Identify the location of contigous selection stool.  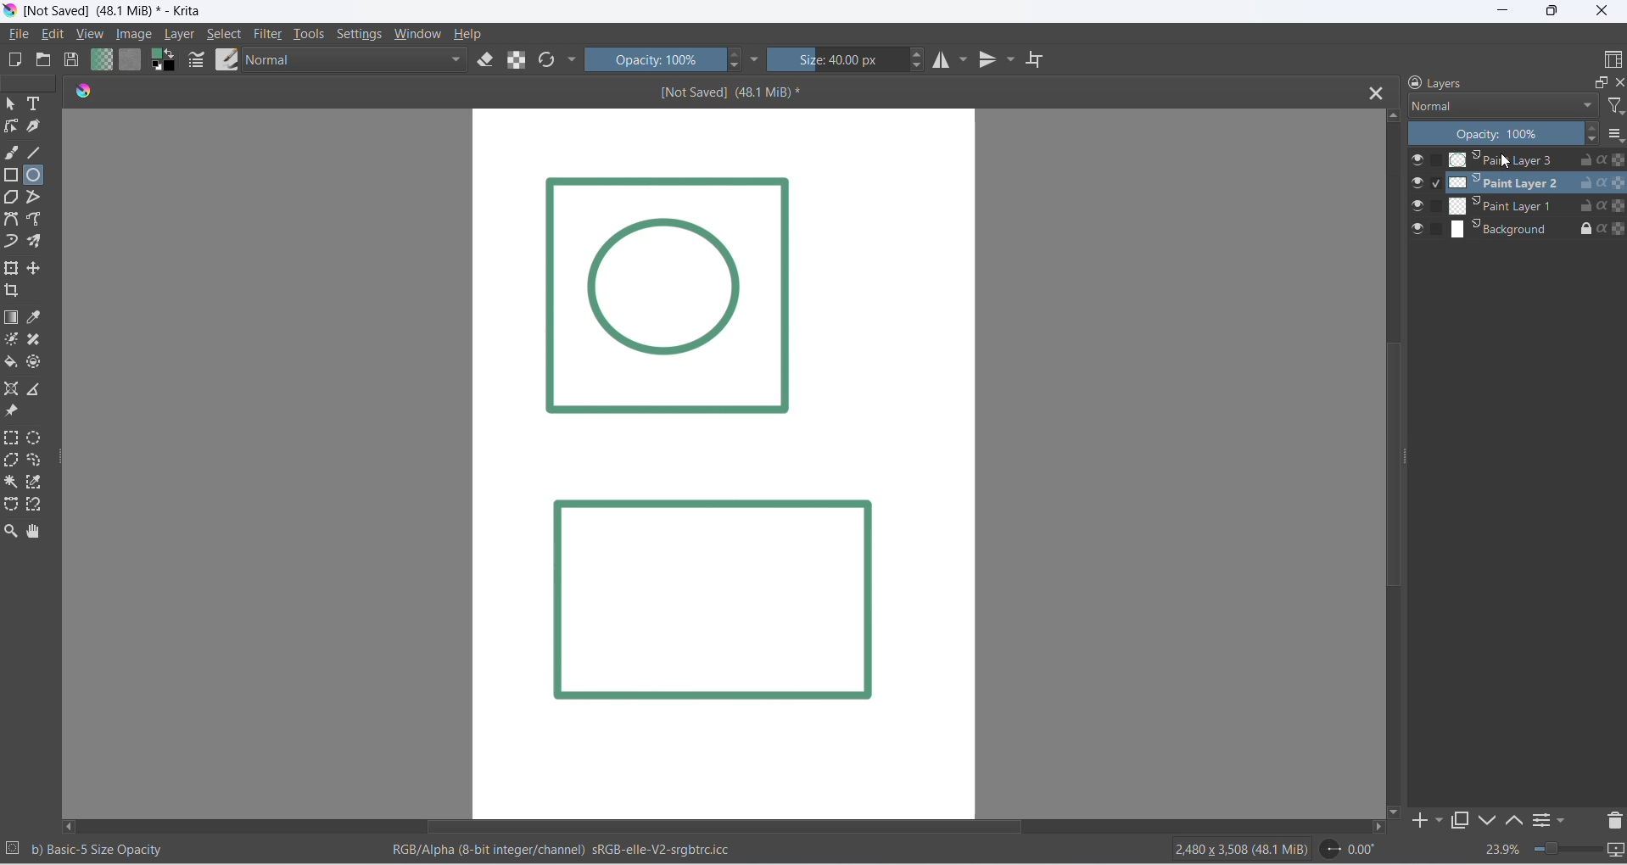
(12, 482).